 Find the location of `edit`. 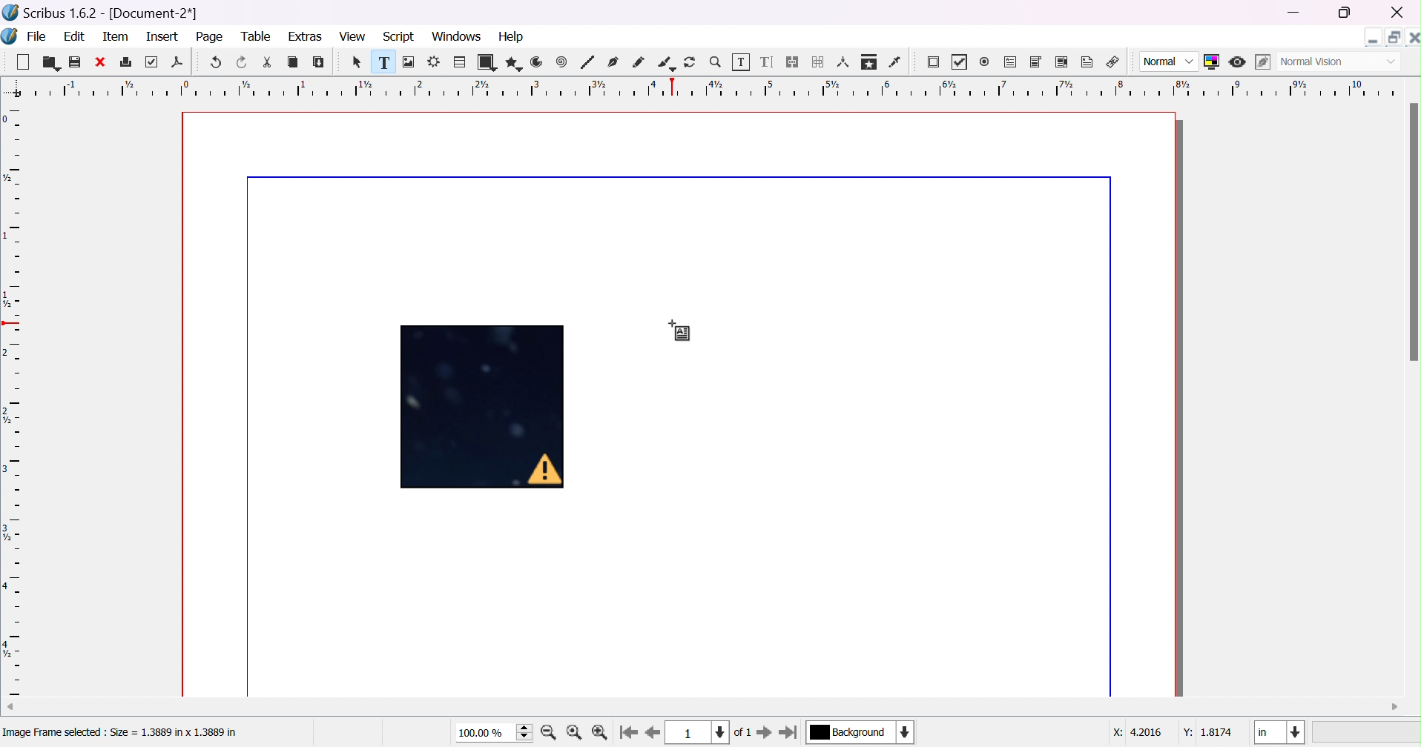

edit is located at coordinates (74, 36).